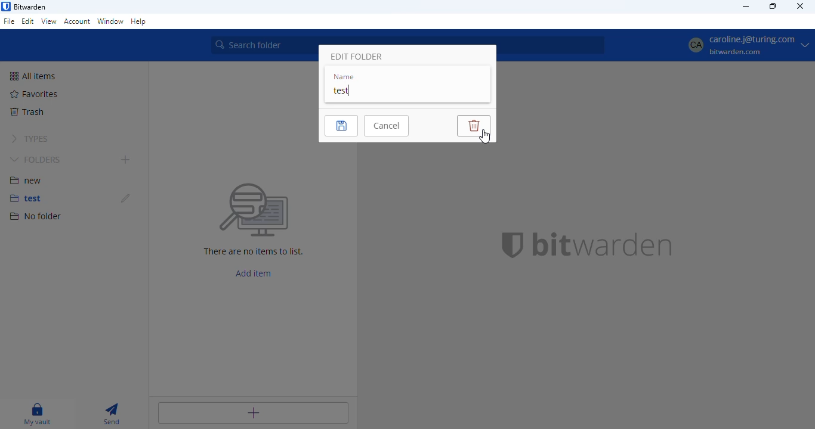 The height and width of the screenshot is (429, 815). Describe the element at coordinates (36, 160) in the screenshot. I see `folders` at that location.